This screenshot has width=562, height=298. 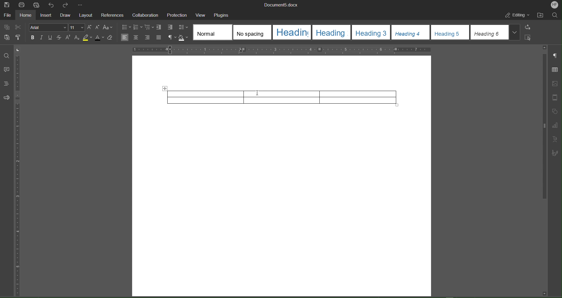 I want to click on Strikethrough, so click(x=59, y=38).